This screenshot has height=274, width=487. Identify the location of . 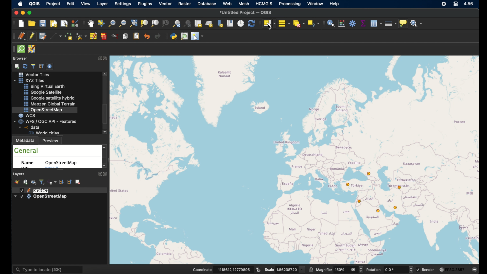
(53, 4).